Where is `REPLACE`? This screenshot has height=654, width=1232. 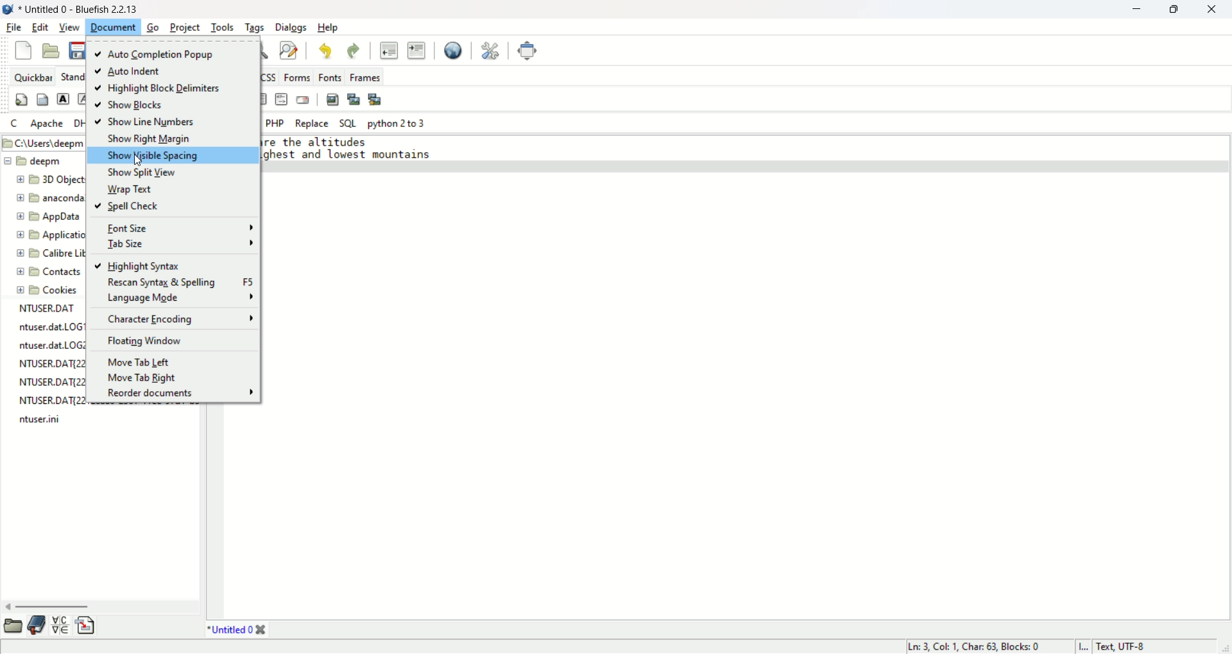
REPLACE is located at coordinates (312, 124).